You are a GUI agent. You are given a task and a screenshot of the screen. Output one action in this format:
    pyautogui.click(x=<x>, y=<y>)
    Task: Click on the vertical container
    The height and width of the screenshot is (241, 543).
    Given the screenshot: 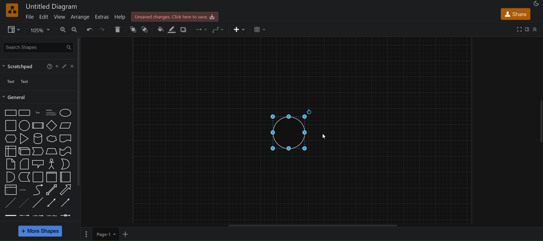 What is the action you would take?
    pyautogui.click(x=51, y=177)
    